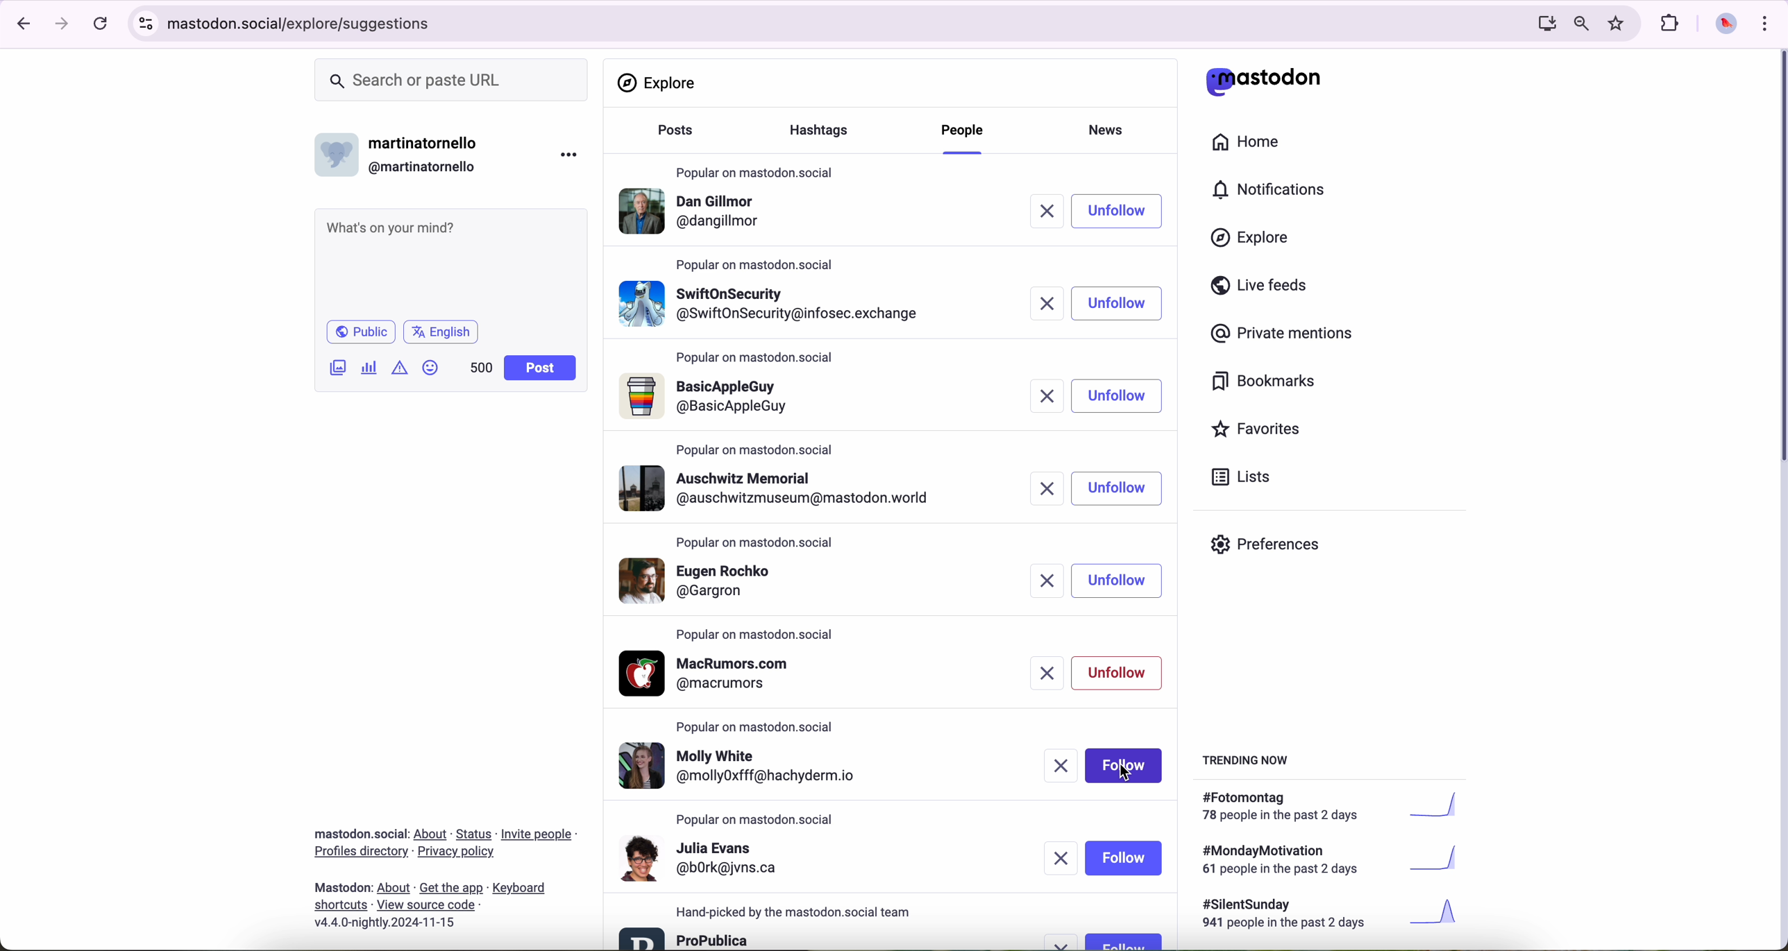  Describe the element at coordinates (1063, 858) in the screenshot. I see `remove` at that location.